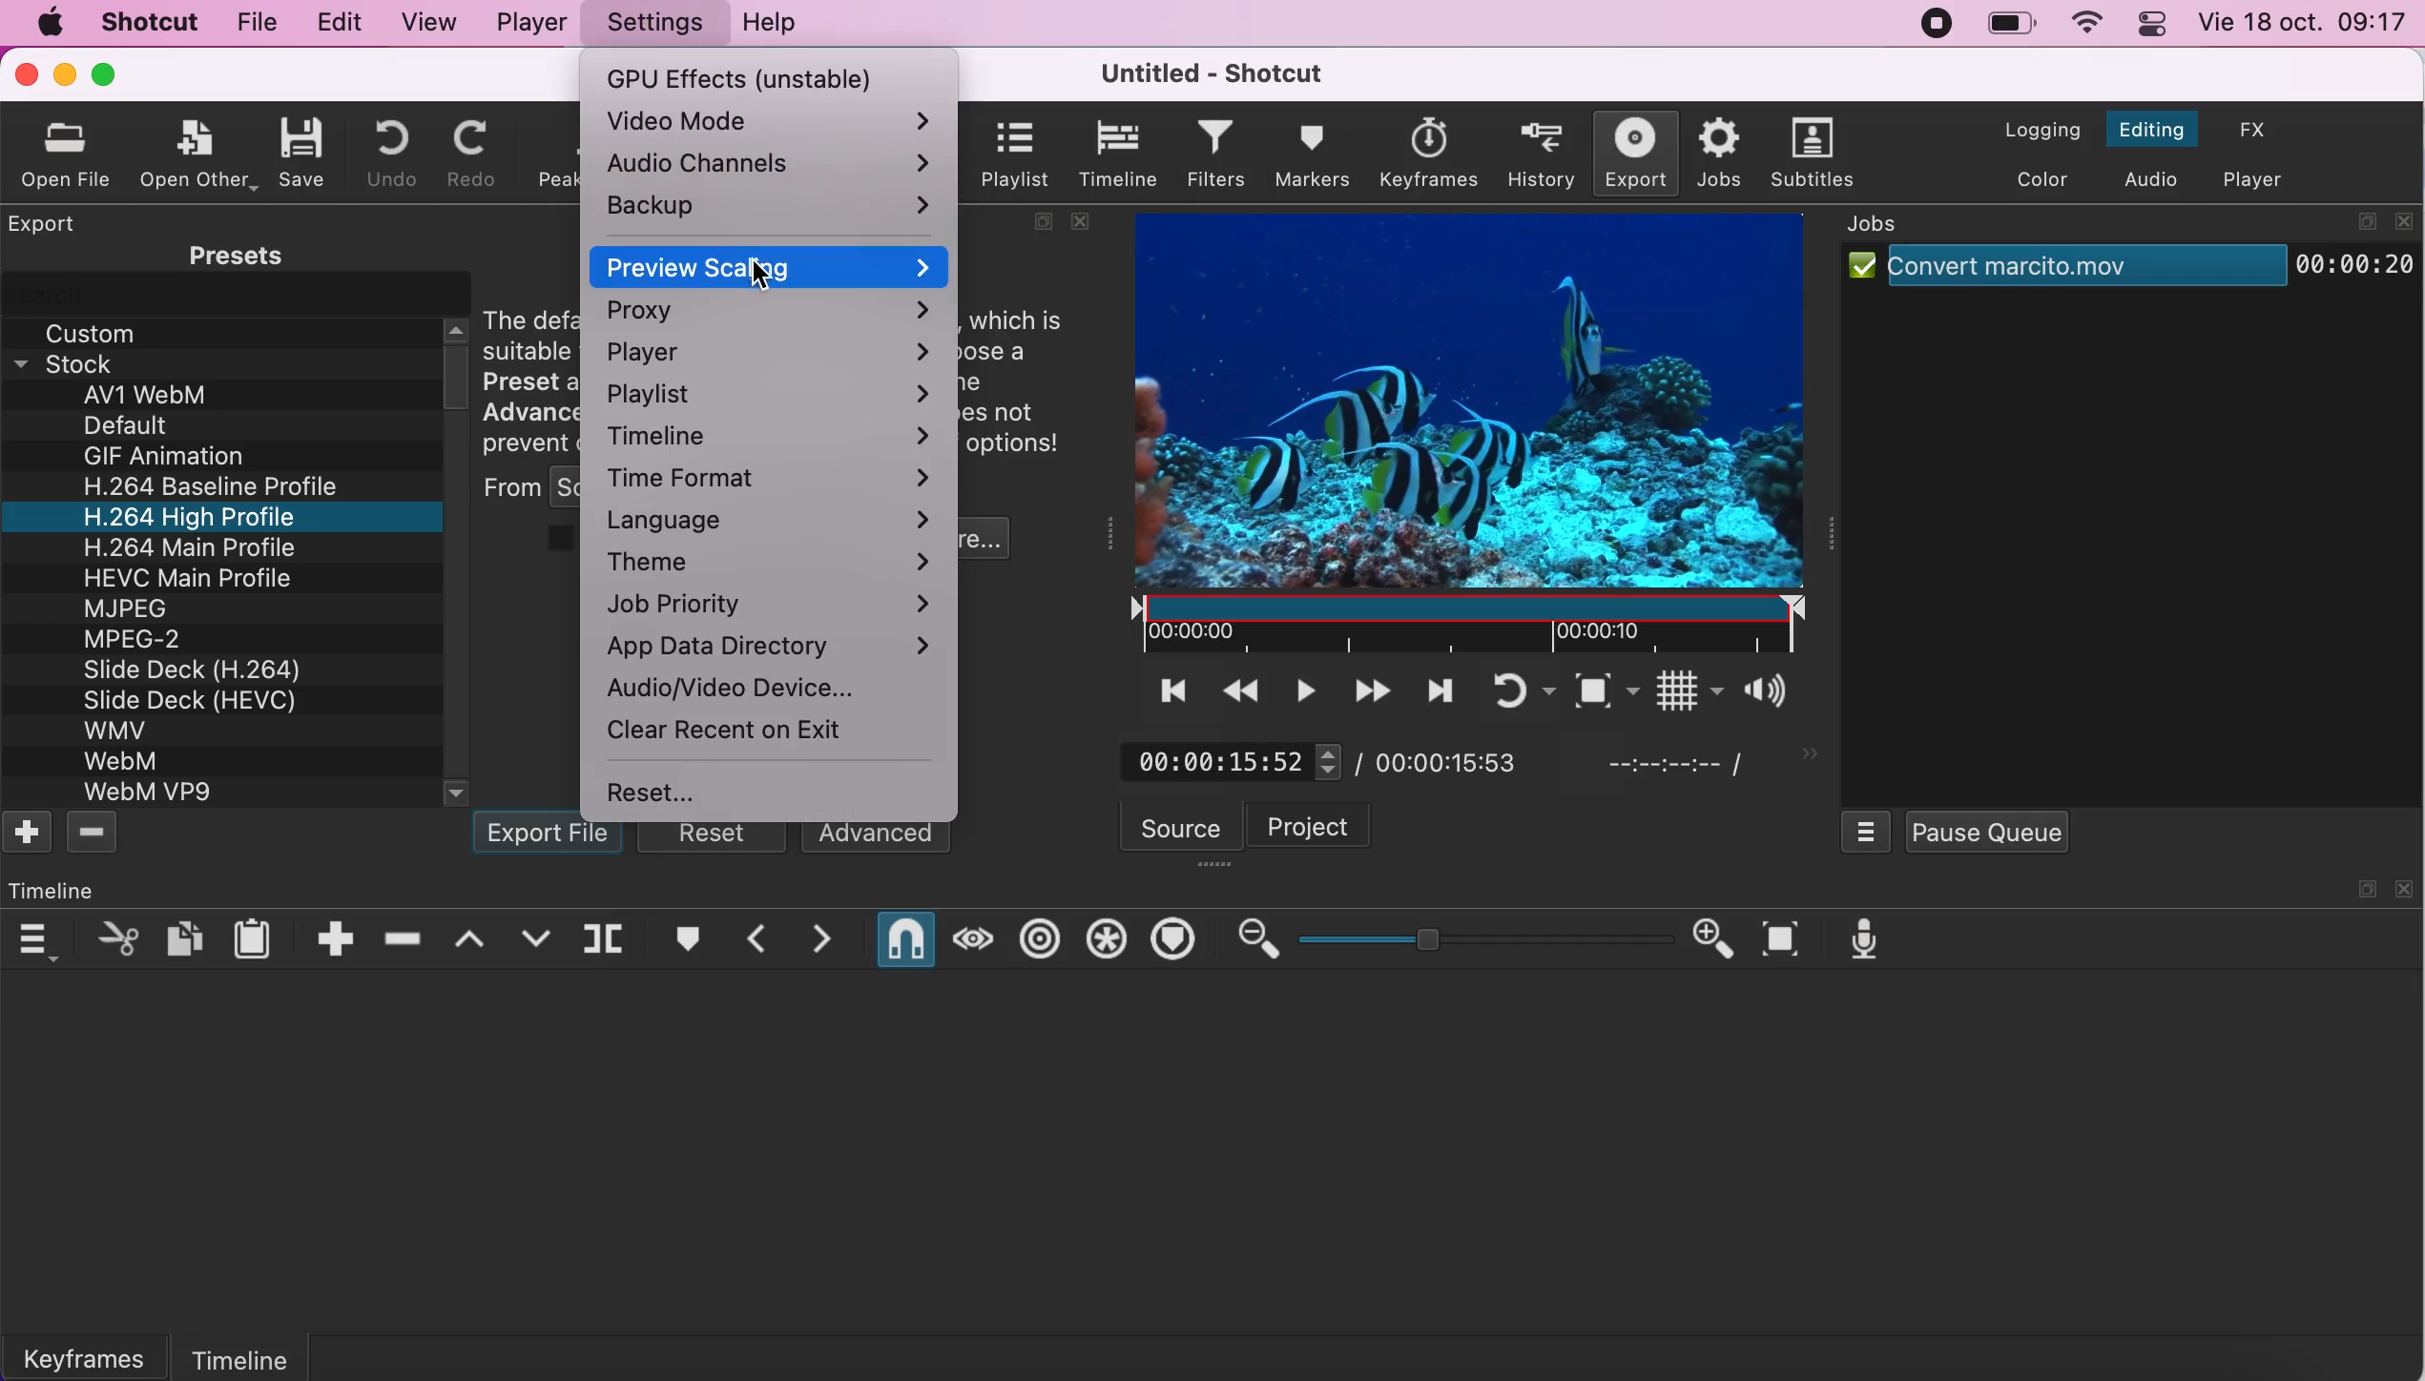  Describe the element at coordinates (108, 938) in the screenshot. I see `cut` at that location.